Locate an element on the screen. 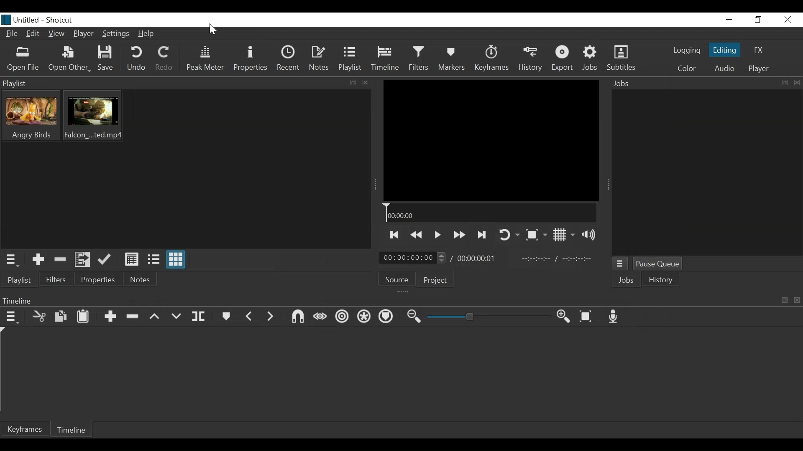  Zoom timeline out is located at coordinates (414, 317).